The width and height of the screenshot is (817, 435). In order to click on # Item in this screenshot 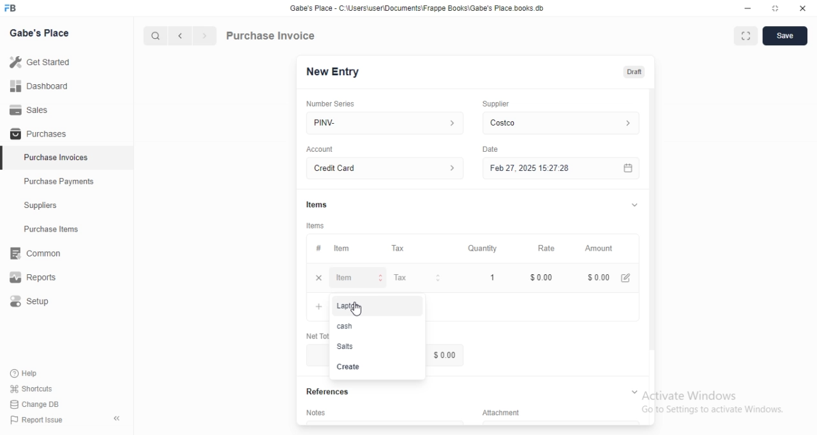, I will do `click(347, 249)`.